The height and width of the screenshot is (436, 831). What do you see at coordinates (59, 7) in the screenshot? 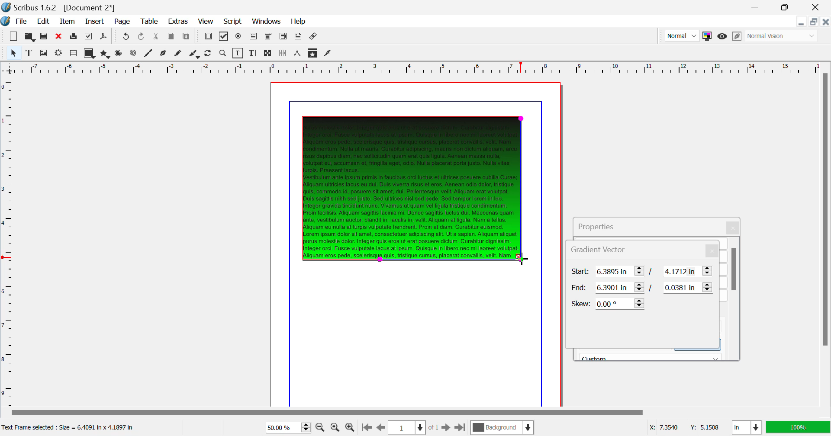
I see `Scribus 1.62 - [Document-2*]` at bounding box center [59, 7].